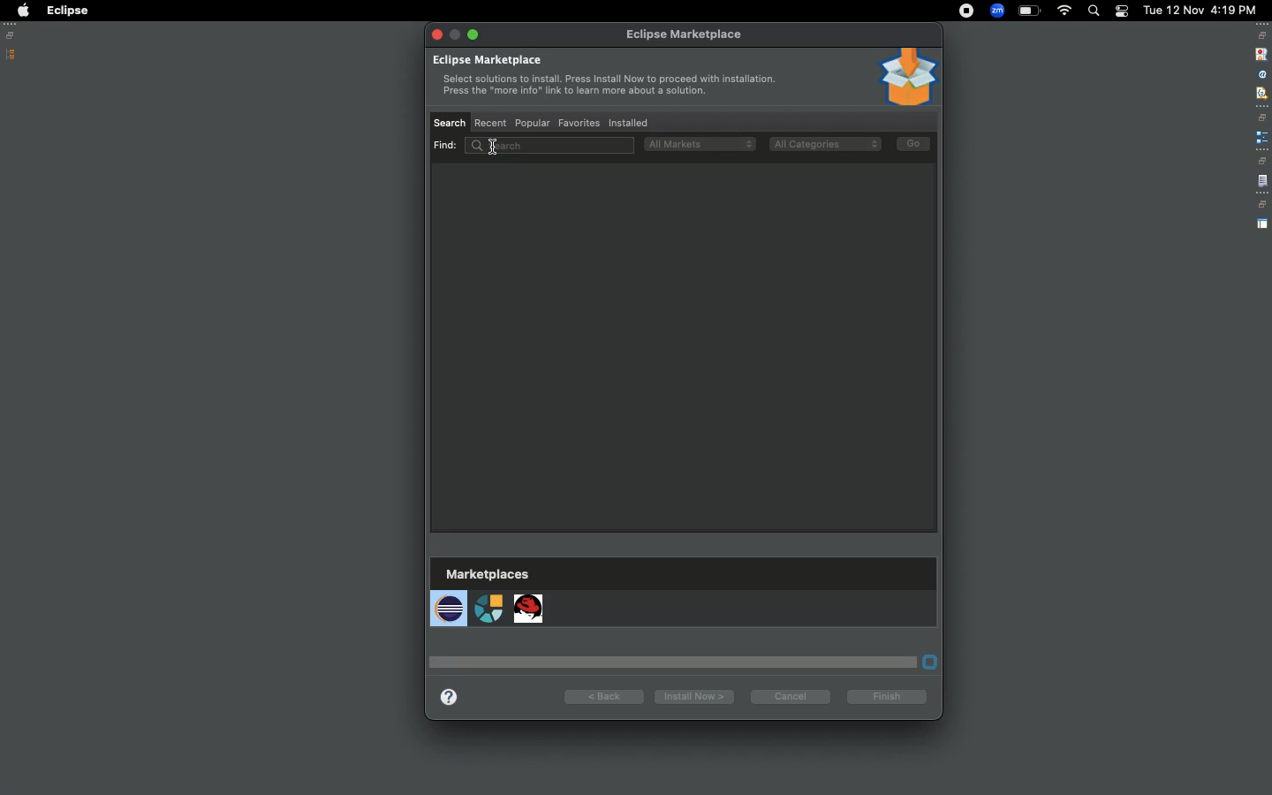 The width and height of the screenshot is (1272, 795). I want to click on restore, so click(1261, 161).